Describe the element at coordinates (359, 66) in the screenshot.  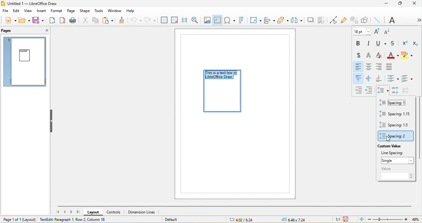
I see `align left` at that location.